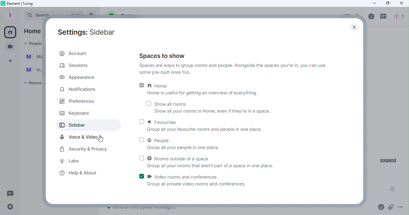 The height and width of the screenshot is (215, 409). I want to click on Account, so click(76, 53).